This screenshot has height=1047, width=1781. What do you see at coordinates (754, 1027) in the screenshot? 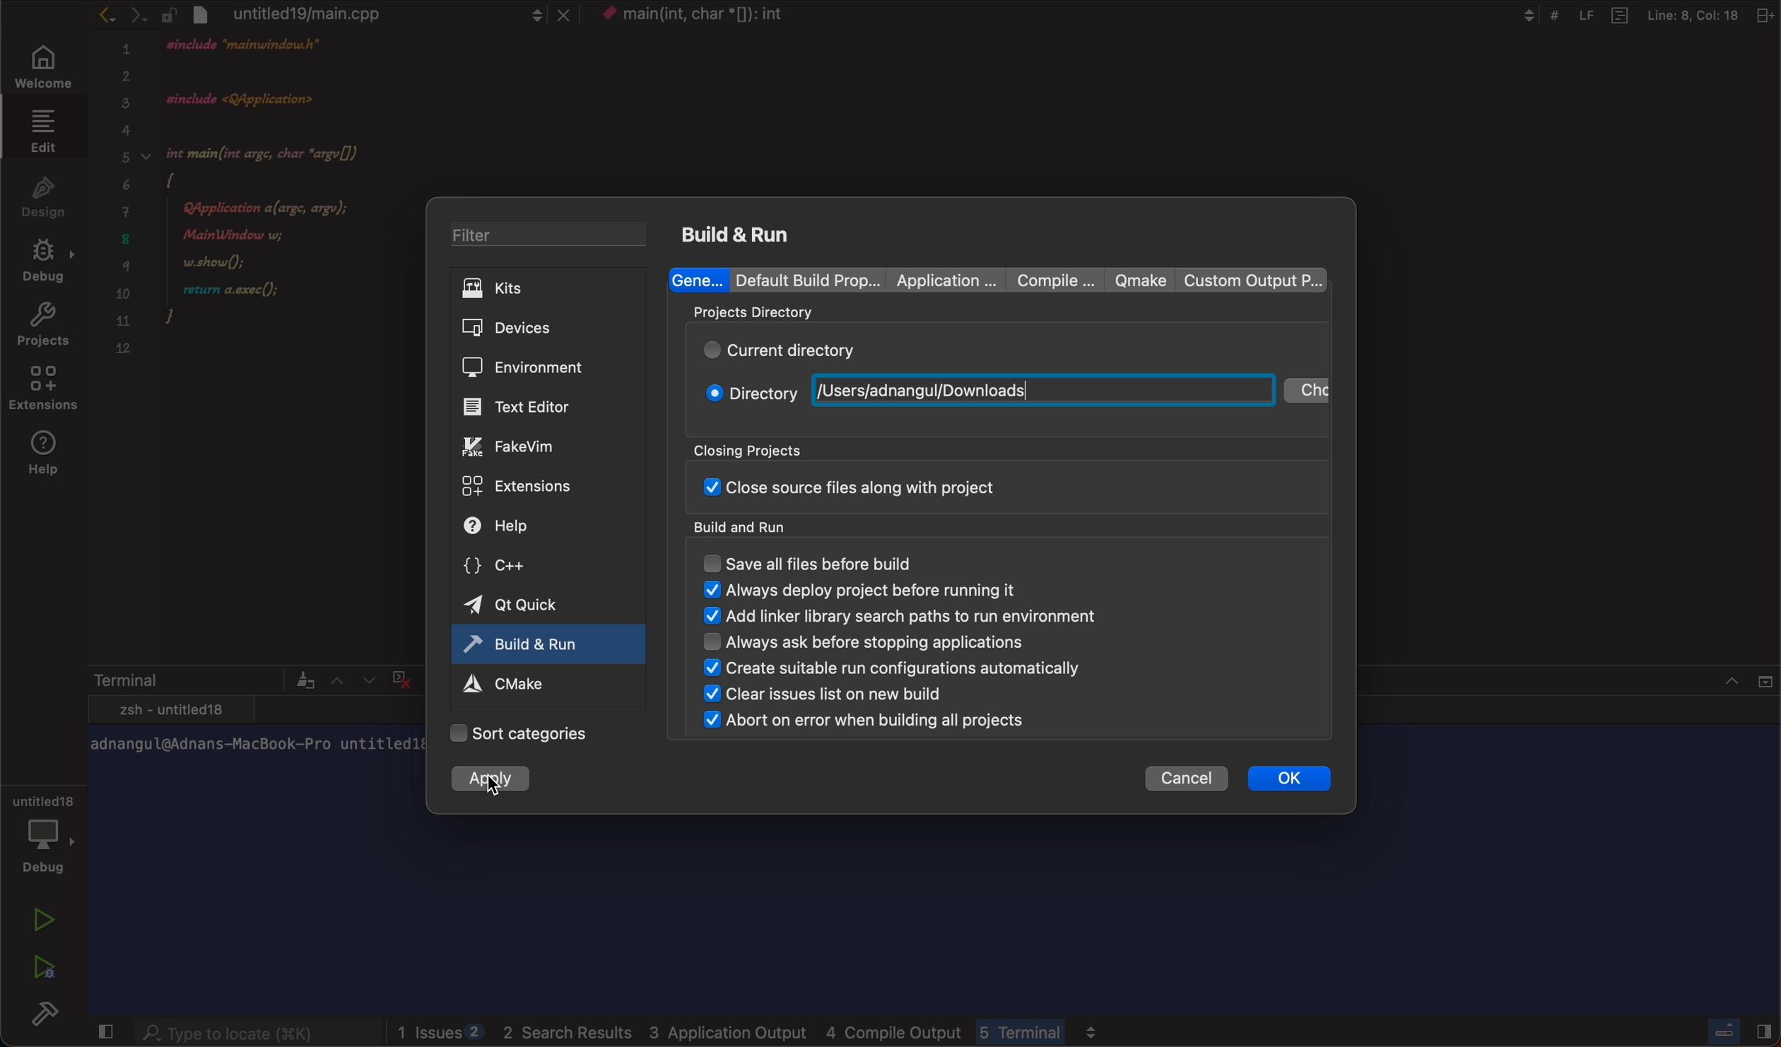
I see `logs` at bounding box center [754, 1027].